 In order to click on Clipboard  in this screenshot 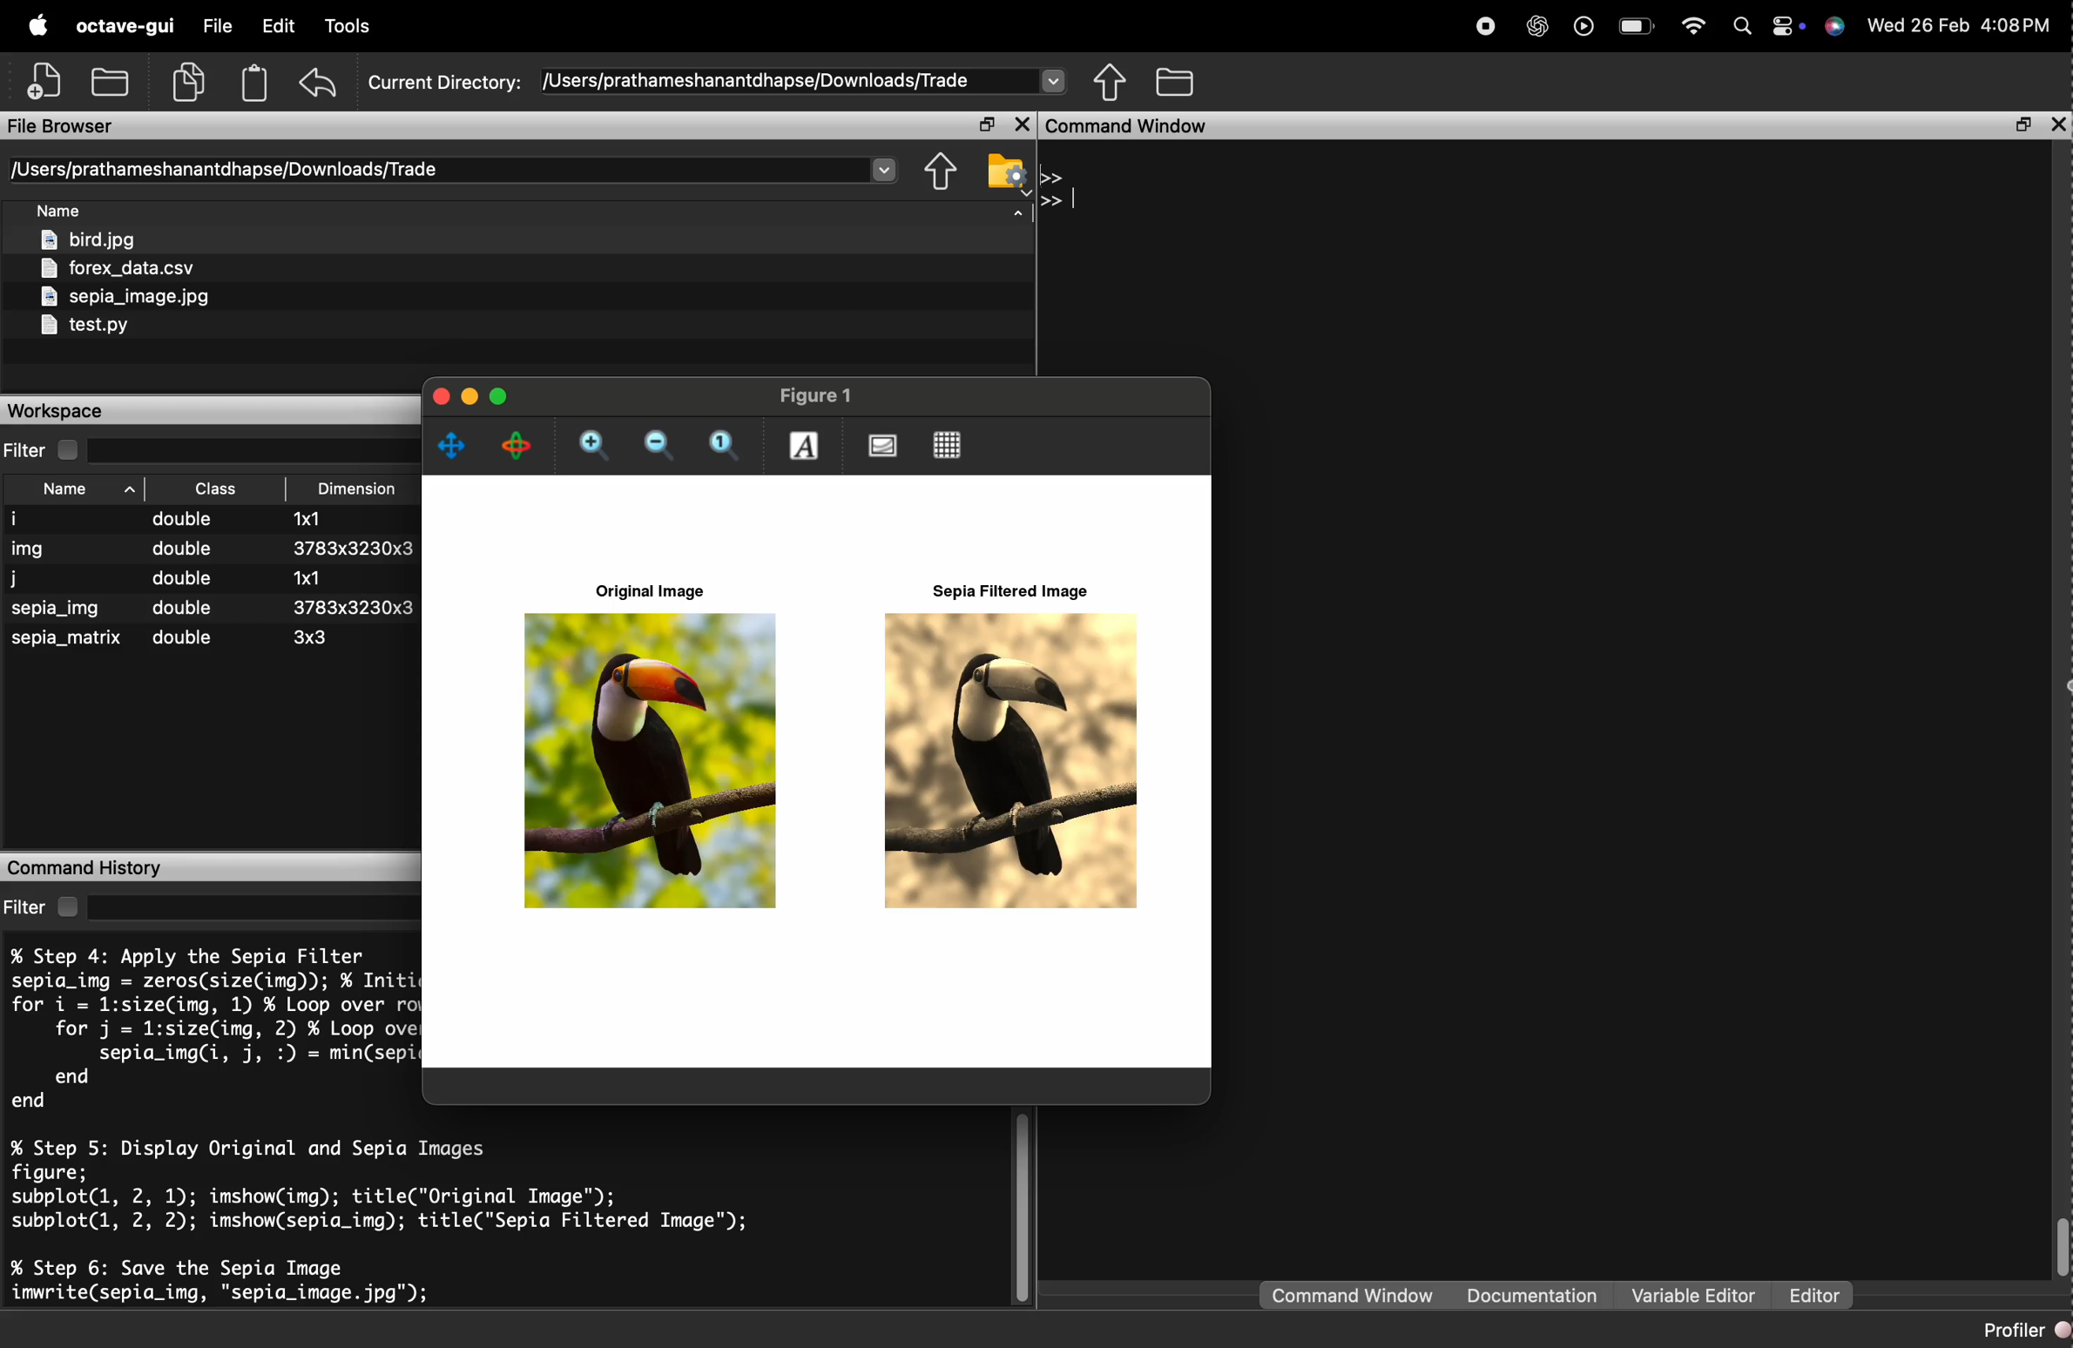, I will do `click(257, 84)`.